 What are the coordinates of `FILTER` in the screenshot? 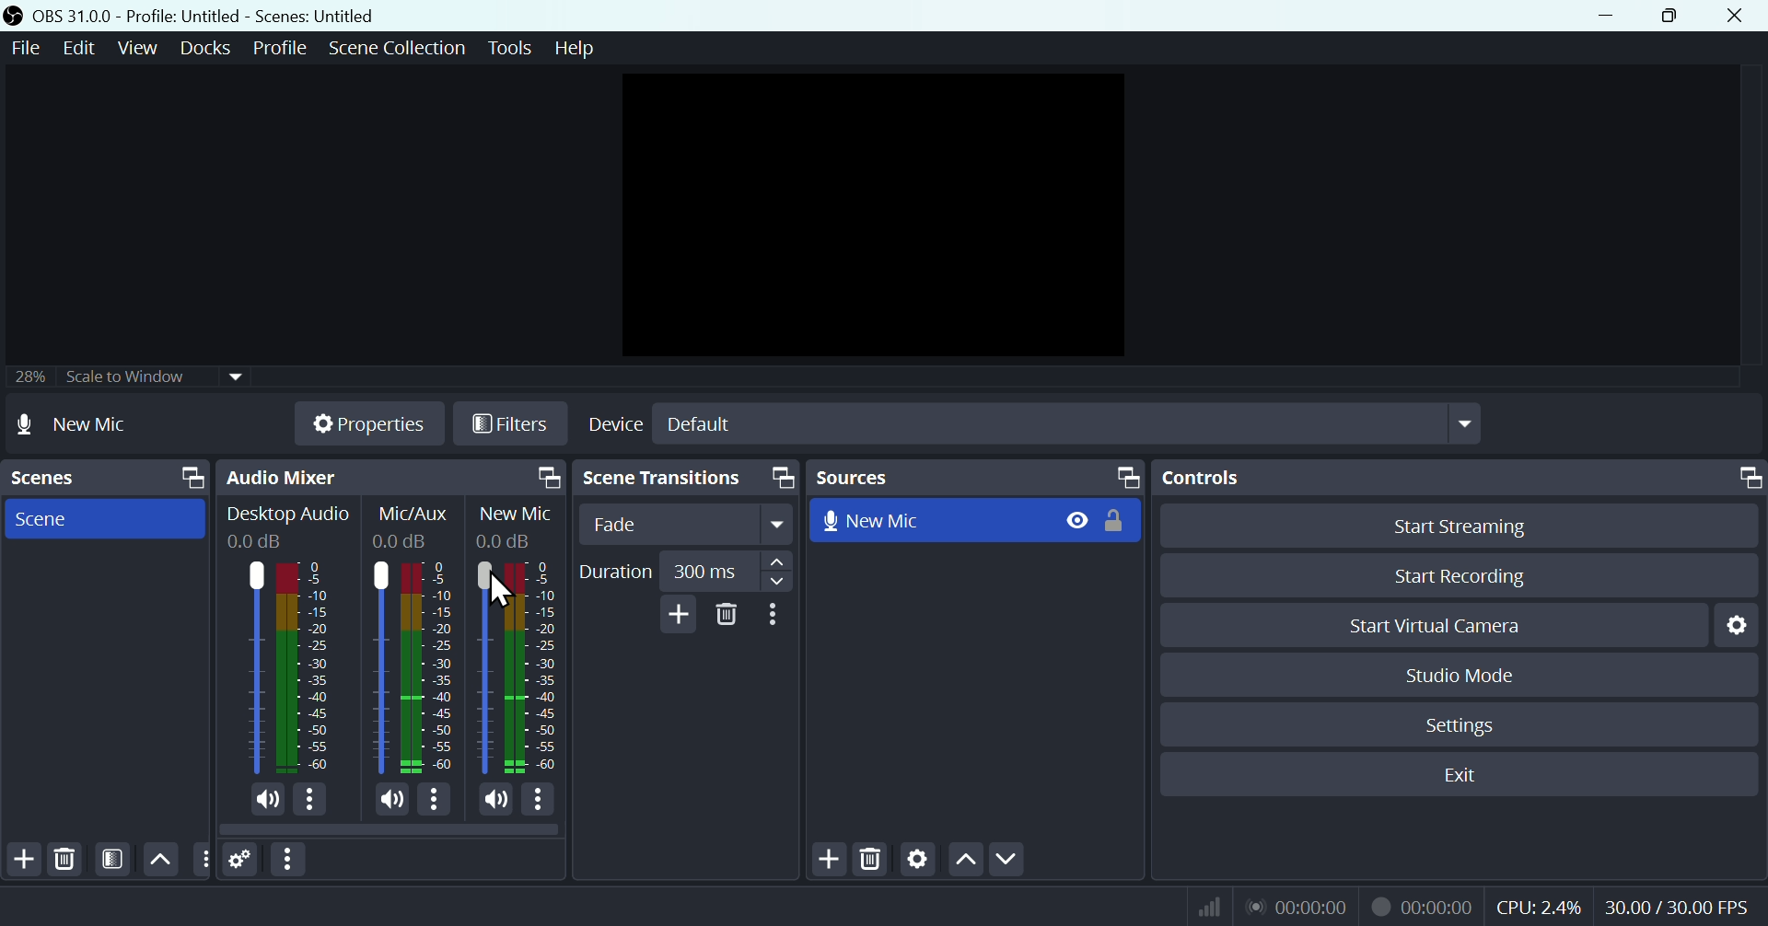 It's located at (110, 859).